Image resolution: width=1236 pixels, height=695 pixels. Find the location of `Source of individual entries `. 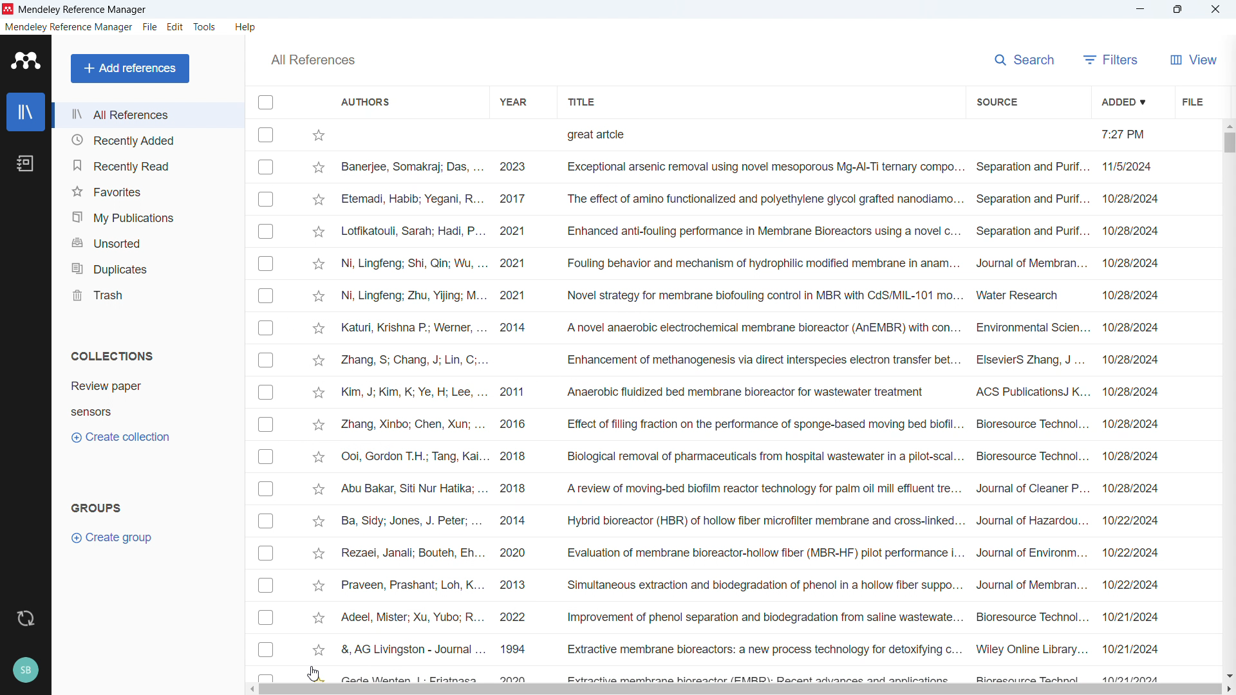

Source of individual entries  is located at coordinates (1031, 418).